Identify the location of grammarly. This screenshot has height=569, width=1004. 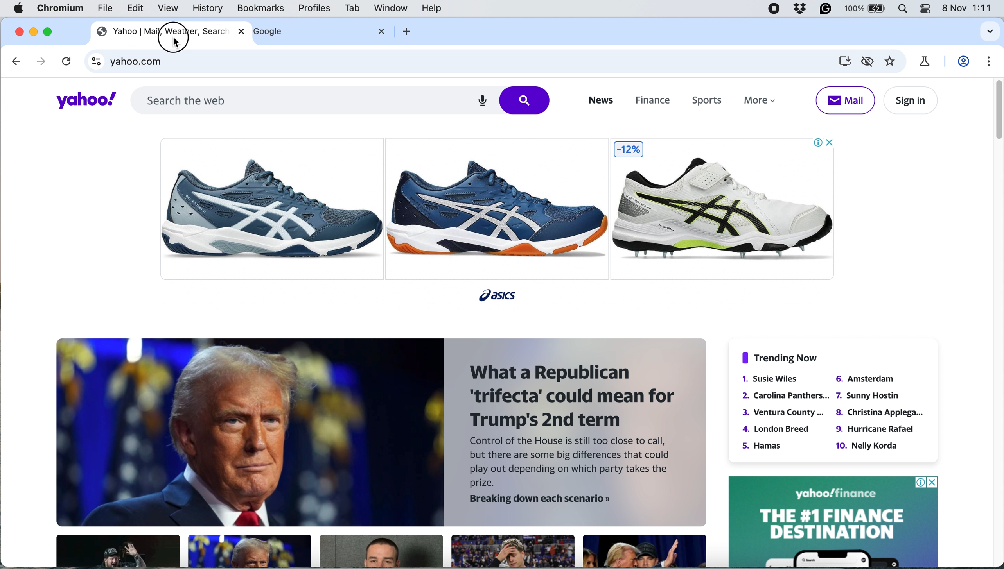
(826, 10).